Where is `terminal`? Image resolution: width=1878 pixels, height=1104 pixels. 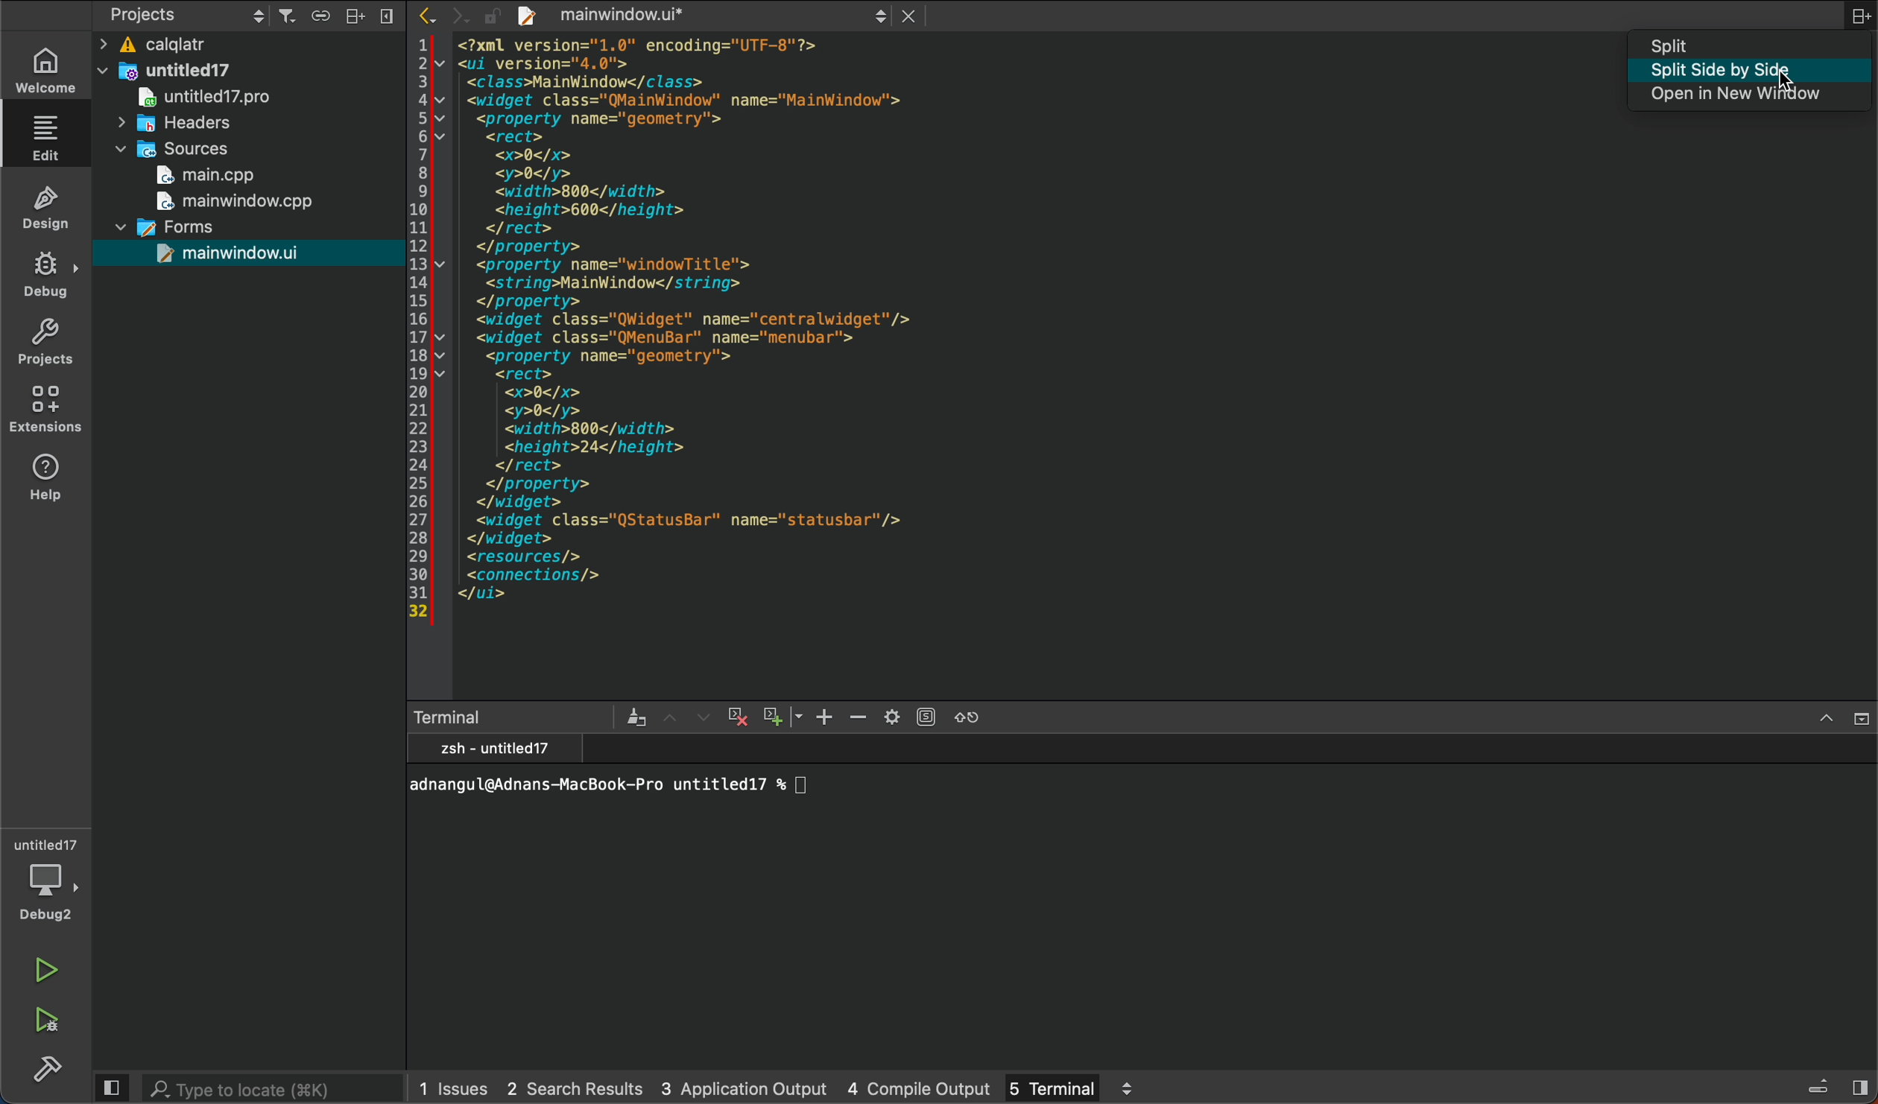
terminal is located at coordinates (1144, 898).